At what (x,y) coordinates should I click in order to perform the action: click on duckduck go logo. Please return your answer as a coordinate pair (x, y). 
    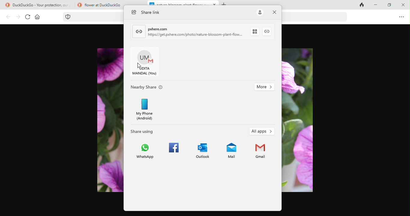
    Looking at the image, I should click on (79, 4).